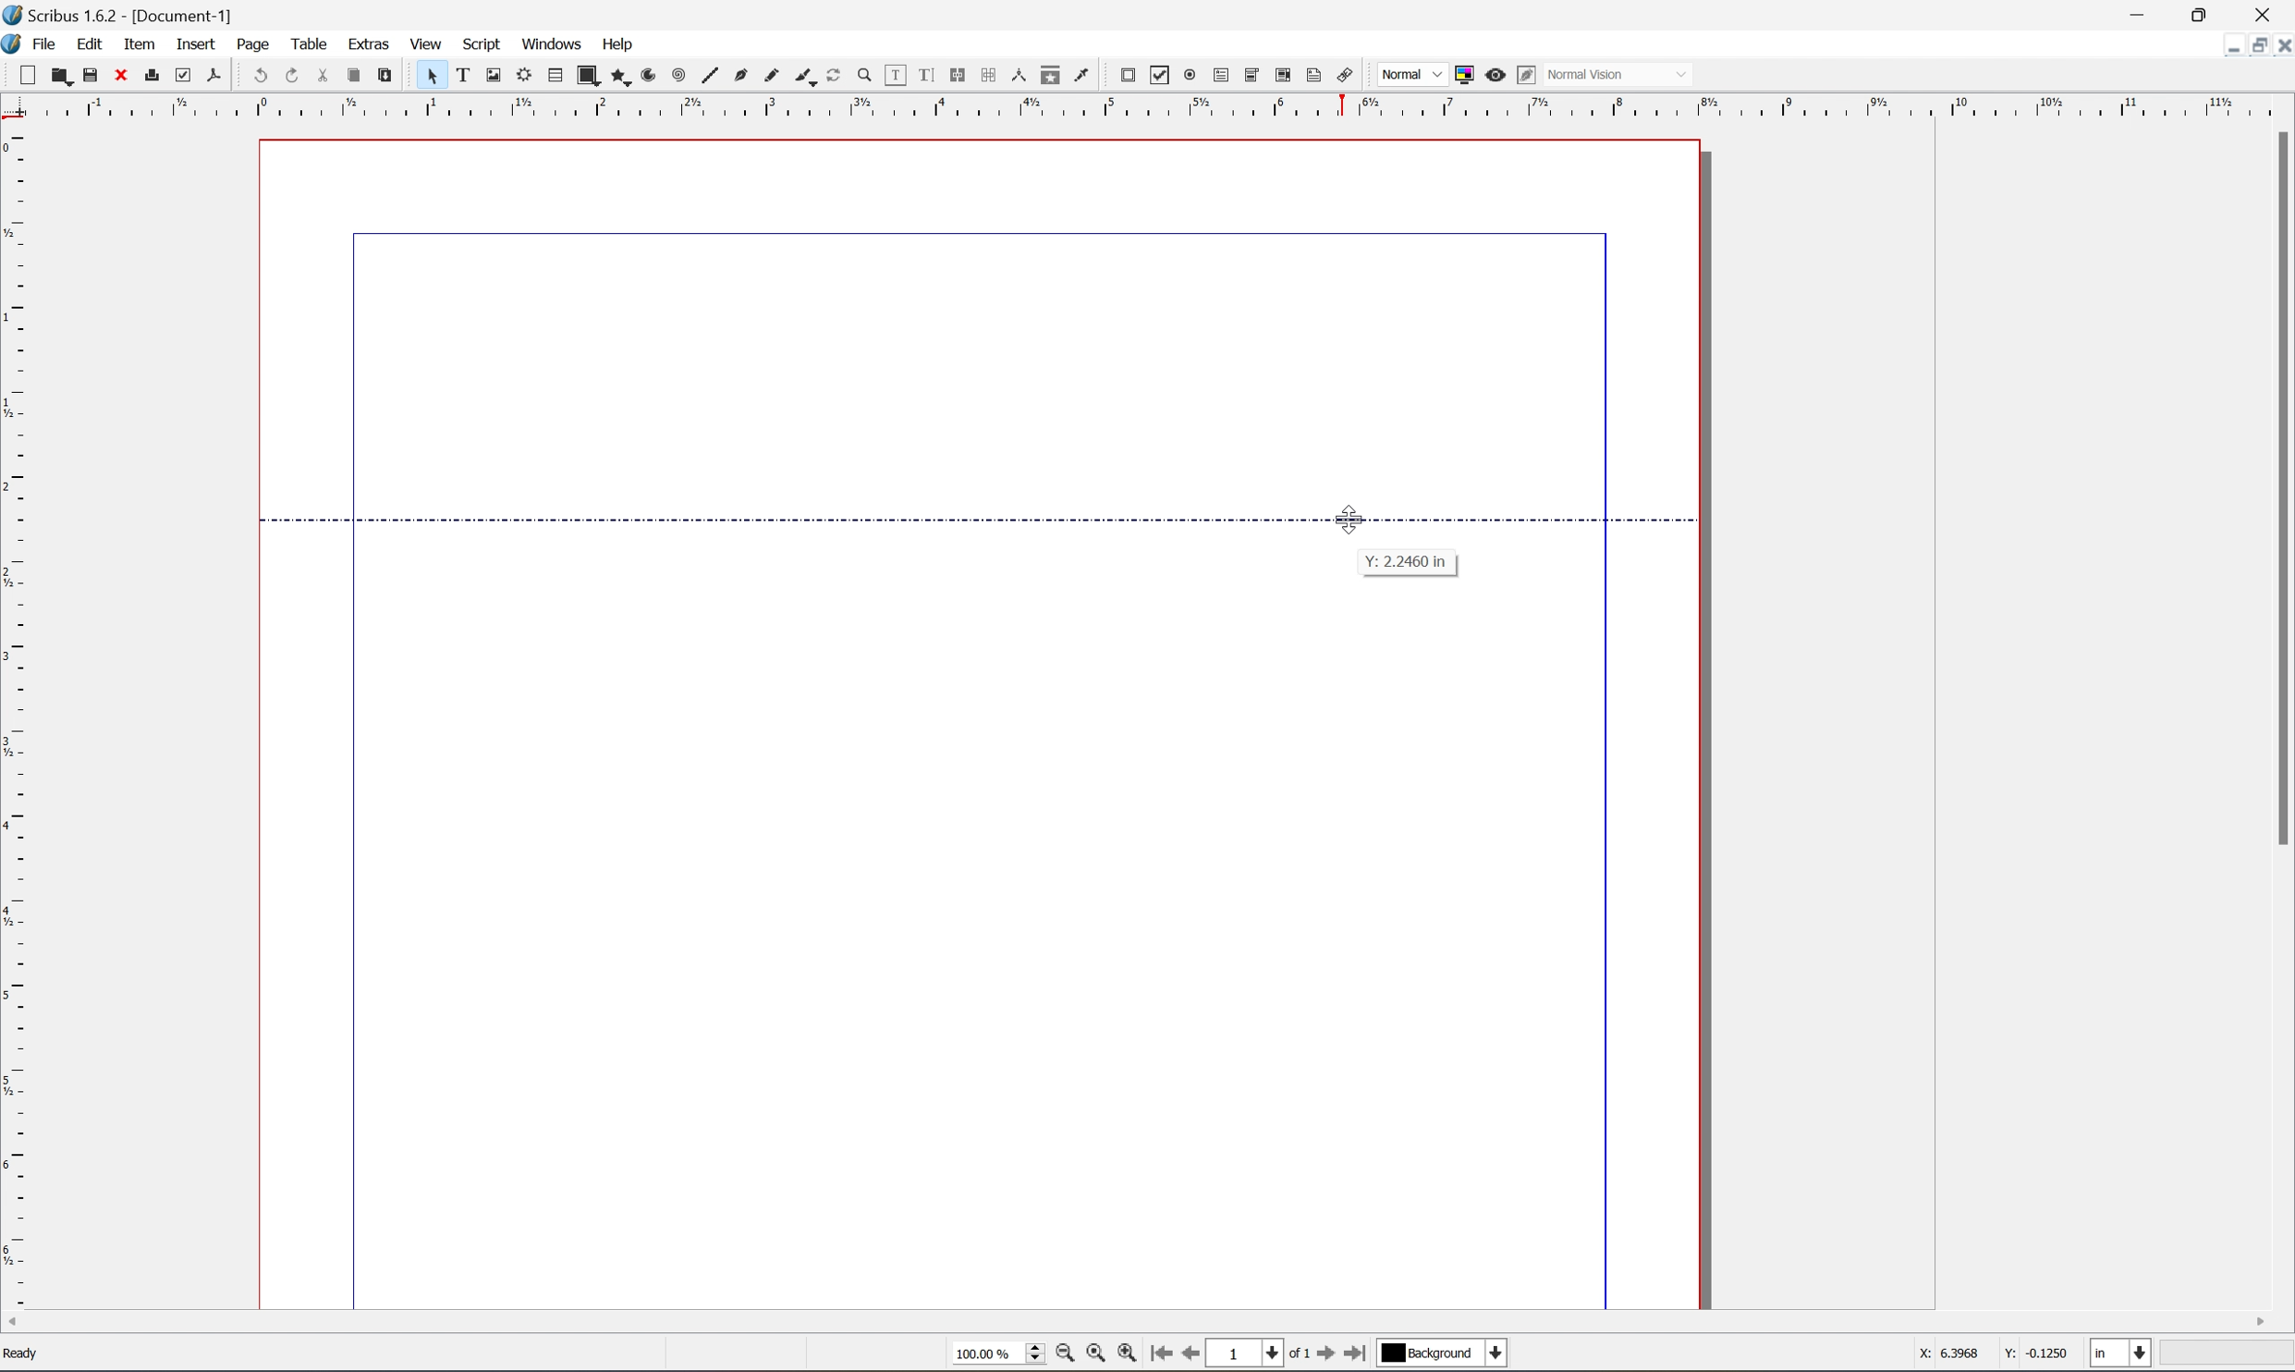  Describe the element at coordinates (742, 78) in the screenshot. I see `bezier curve` at that location.